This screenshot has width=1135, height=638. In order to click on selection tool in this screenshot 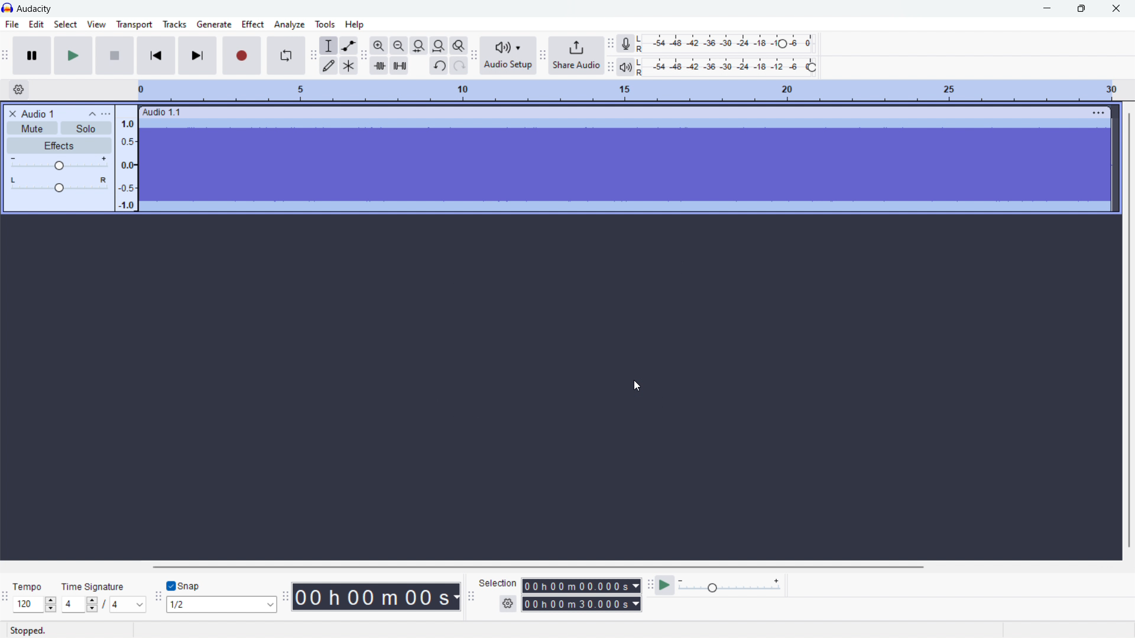, I will do `click(329, 45)`.